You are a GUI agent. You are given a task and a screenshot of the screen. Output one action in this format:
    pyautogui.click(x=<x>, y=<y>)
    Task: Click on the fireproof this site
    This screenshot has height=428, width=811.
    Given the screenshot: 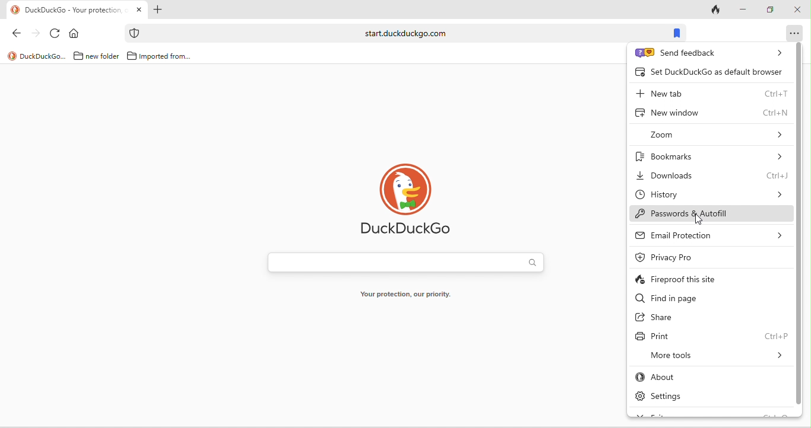 What is the action you would take?
    pyautogui.click(x=685, y=279)
    